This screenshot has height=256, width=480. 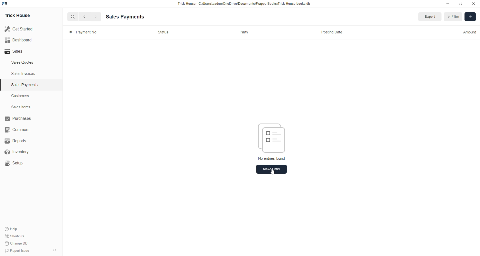 I want to click on Help, so click(x=12, y=228).